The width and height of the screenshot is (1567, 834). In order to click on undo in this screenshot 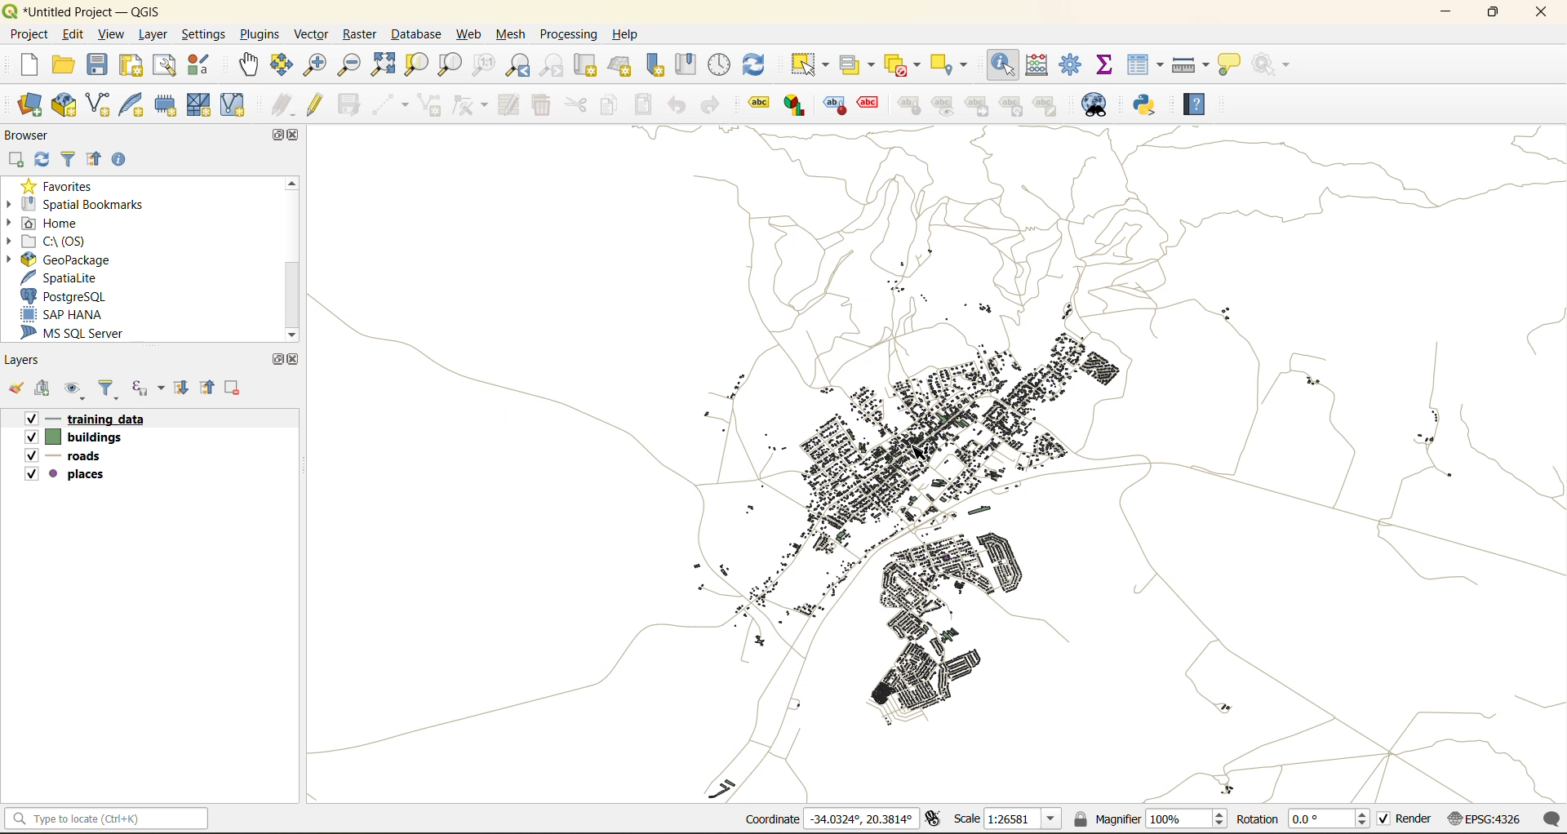, I will do `click(678, 106)`.